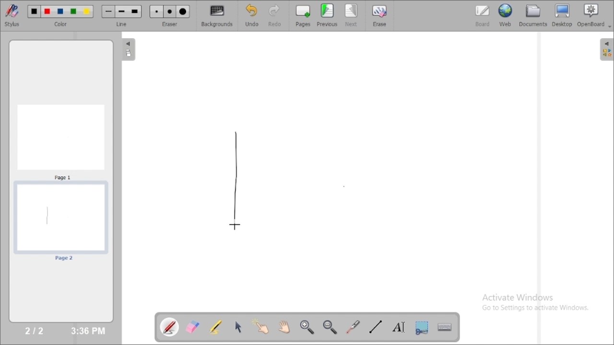 This screenshot has height=345, width=614. I want to click on write text, so click(399, 327).